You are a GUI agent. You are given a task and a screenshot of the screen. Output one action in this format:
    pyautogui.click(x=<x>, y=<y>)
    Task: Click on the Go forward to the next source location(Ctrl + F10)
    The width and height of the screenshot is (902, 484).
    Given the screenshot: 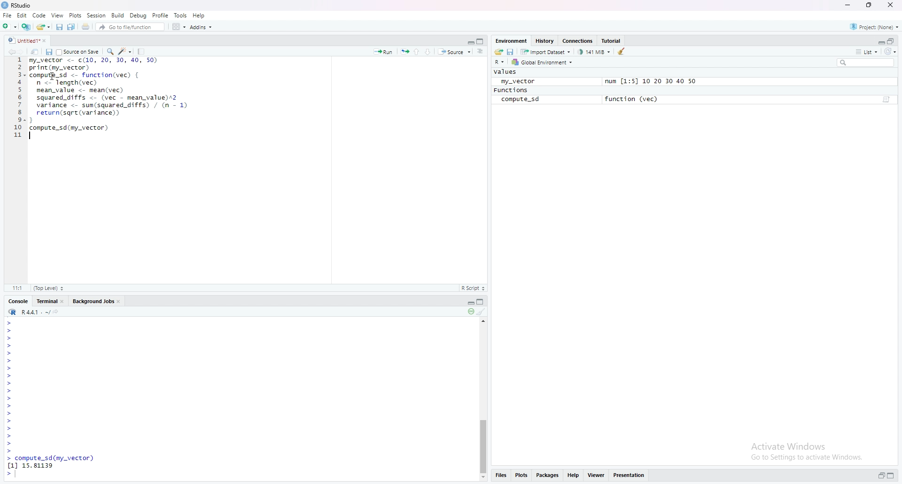 What is the action you would take?
    pyautogui.click(x=26, y=51)
    